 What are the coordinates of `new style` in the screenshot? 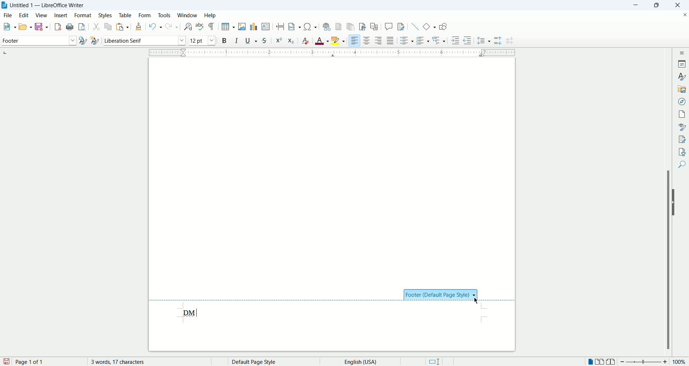 It's located at (94, 41).